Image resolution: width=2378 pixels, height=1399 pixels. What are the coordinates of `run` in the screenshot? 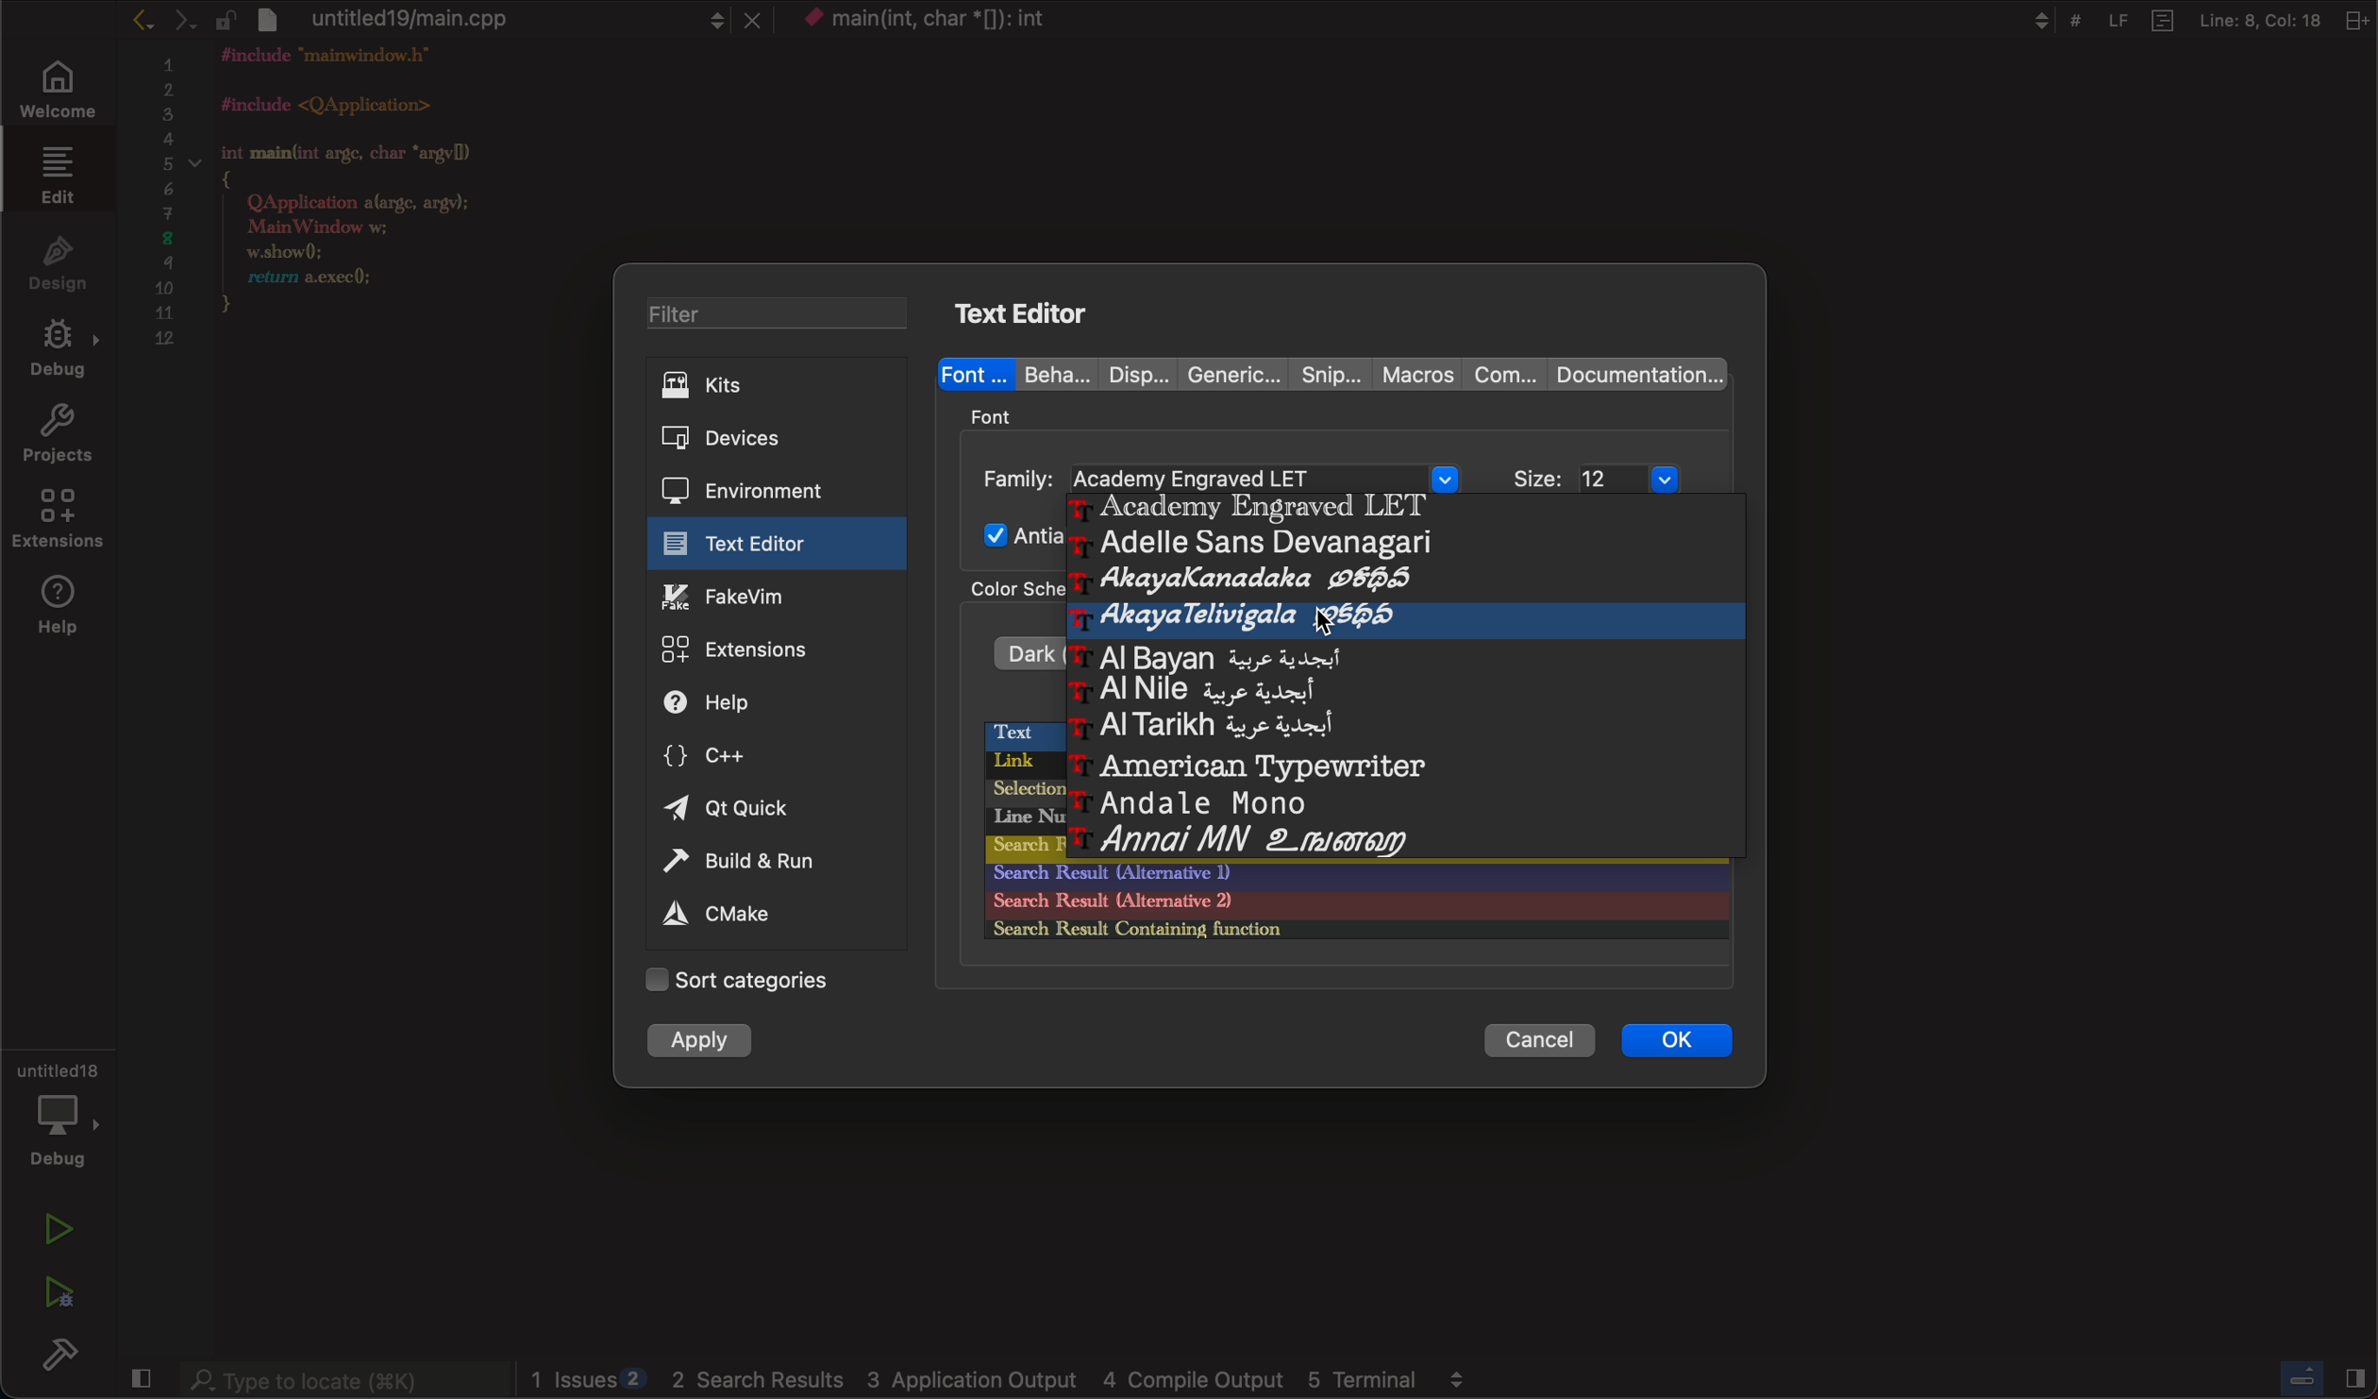 It's located at (51, 1230).